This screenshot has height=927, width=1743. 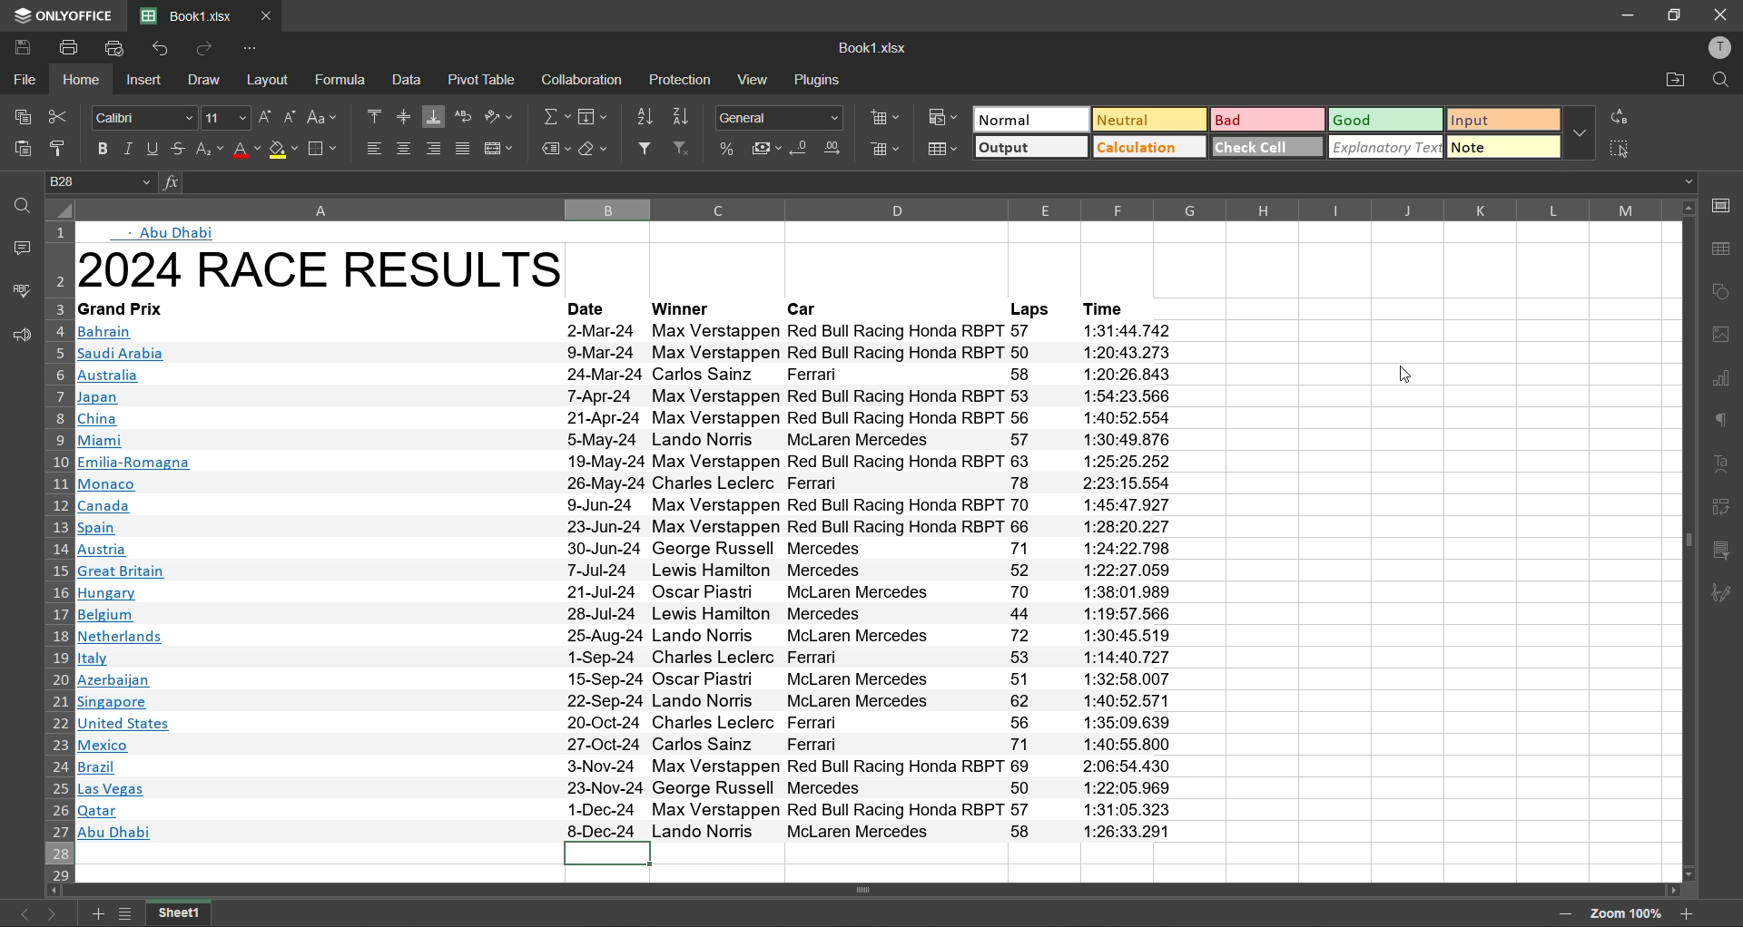 What do you see at coordinates (625, 747) in the screenshot?
I see `Mexico 27-Oct-24 Carlos Sainz Ferrari 71 1:40:55.800` at bounding box center [625, 747].